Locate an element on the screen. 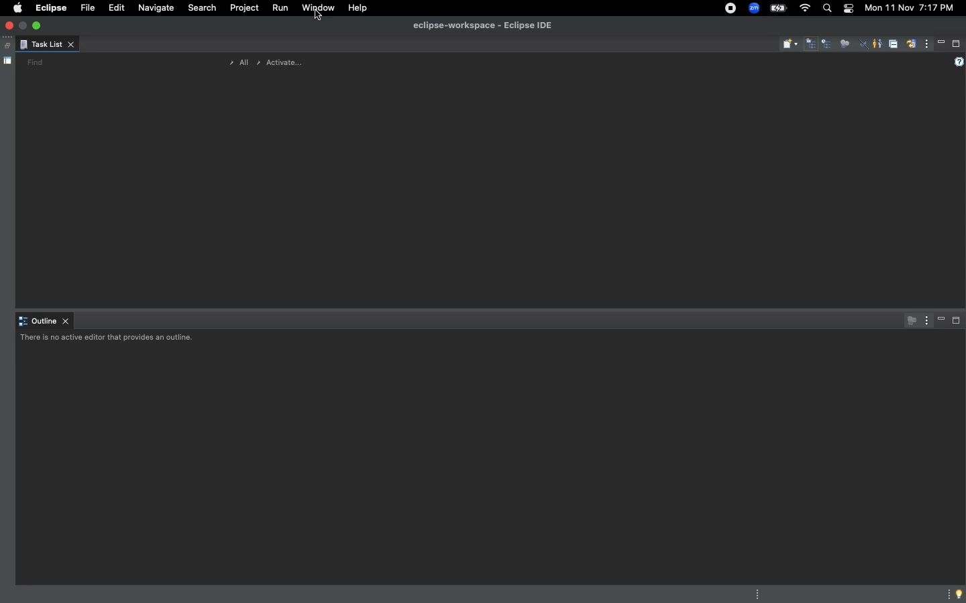 The width and height of the screenshot is (966, 603). Apple logo is located at coordinates (17, 7).